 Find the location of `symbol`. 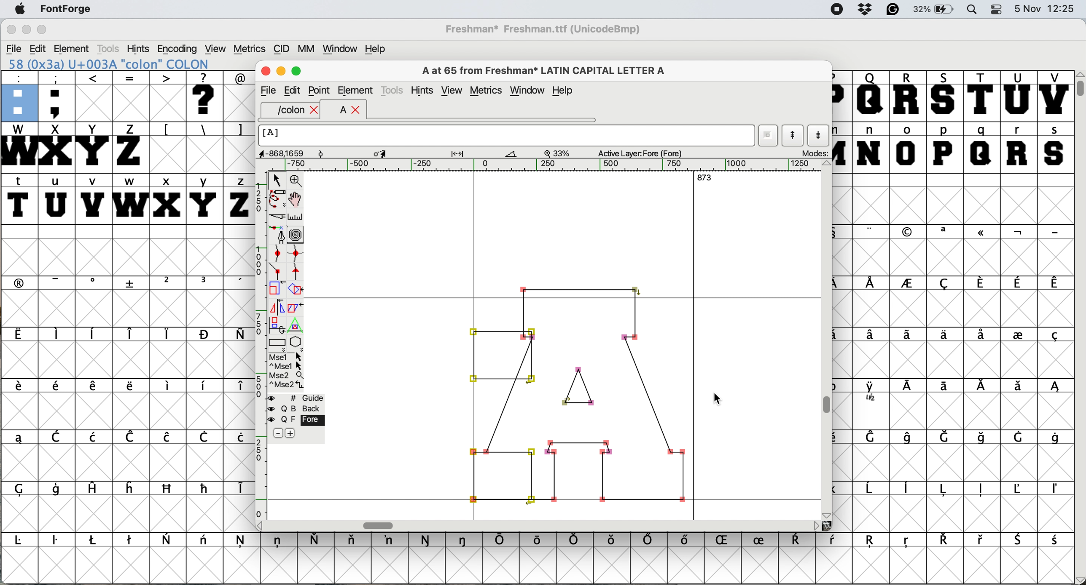

symbol is located at coordinates (945, 283).